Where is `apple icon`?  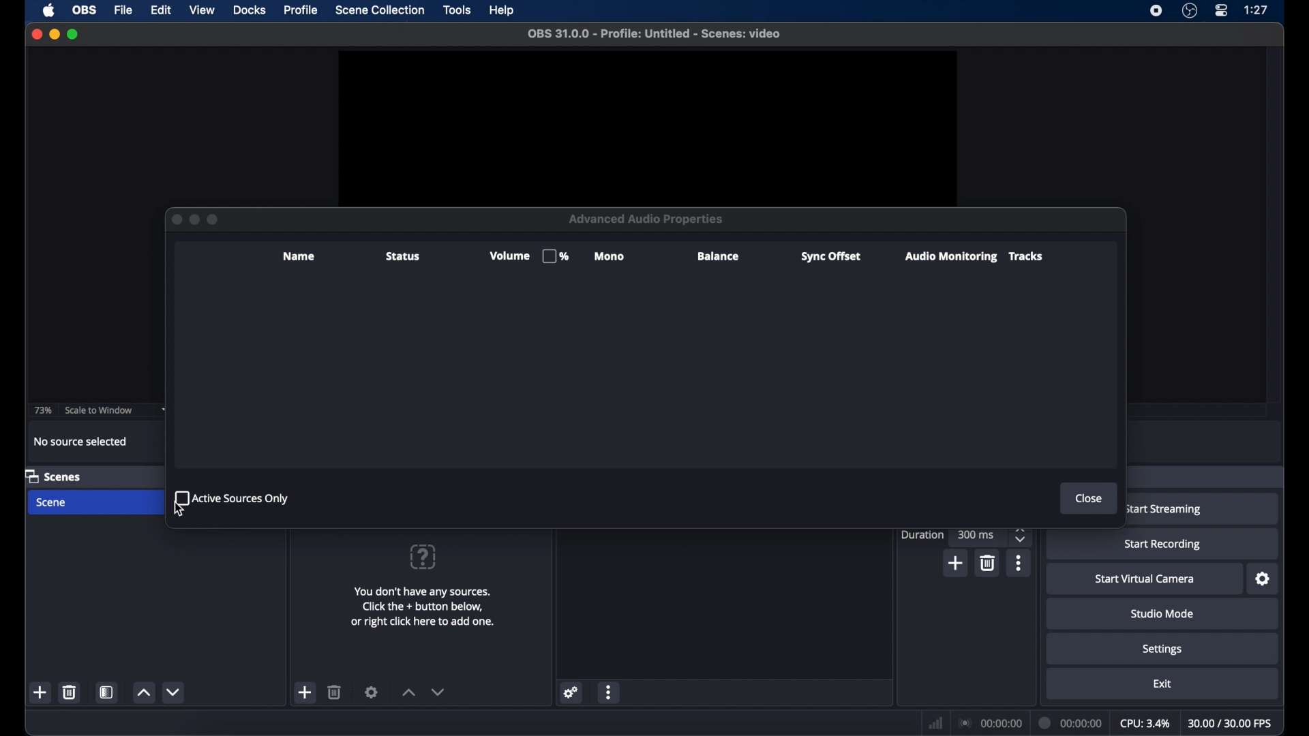
apple icon is located at coordinates (50, 10).